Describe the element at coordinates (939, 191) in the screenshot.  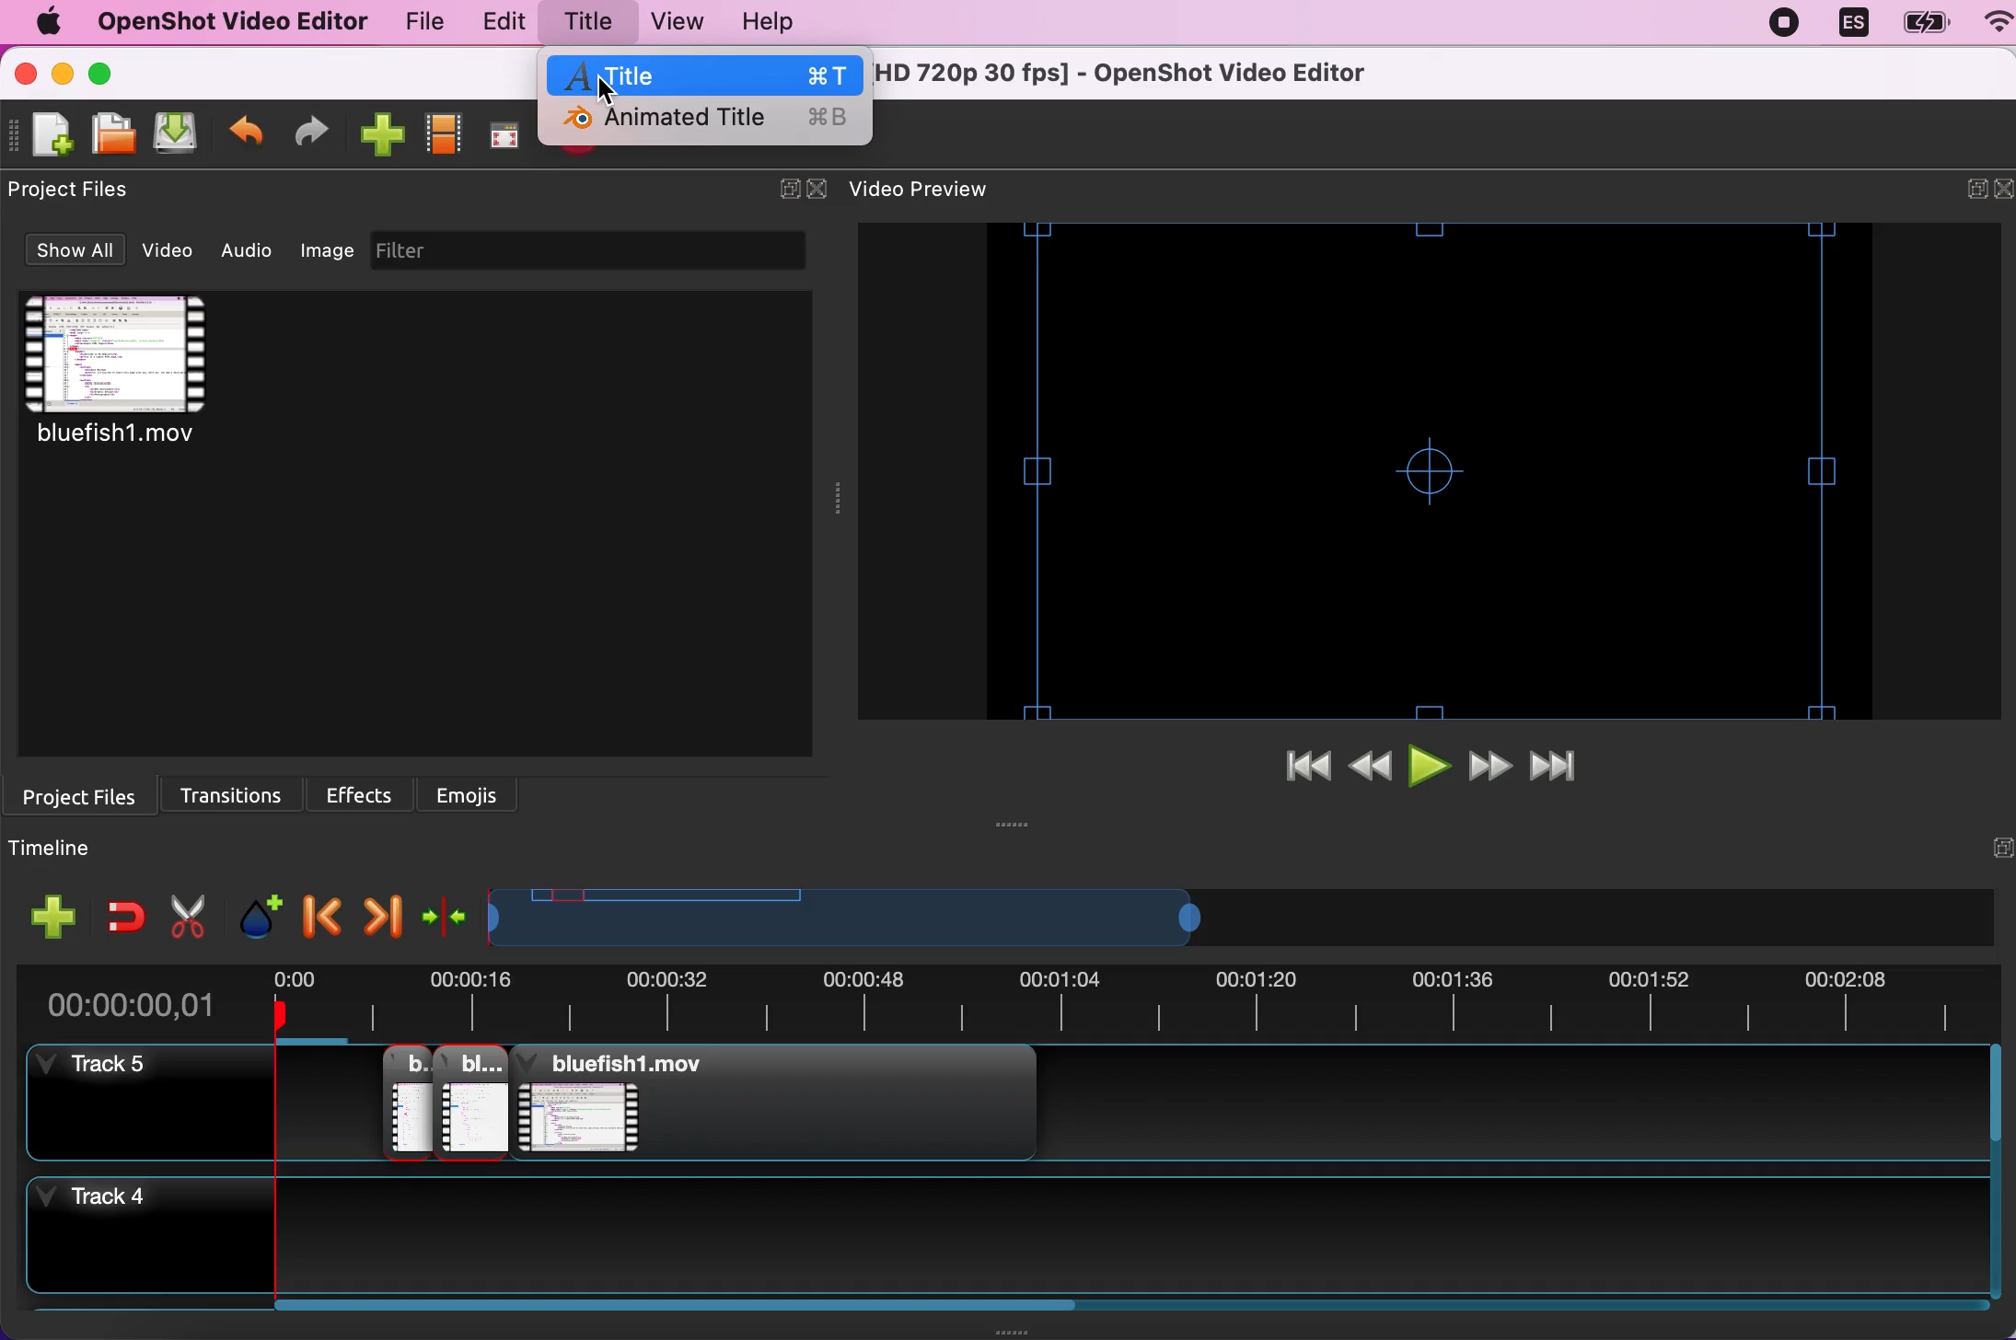
I see `video preview` at that location.